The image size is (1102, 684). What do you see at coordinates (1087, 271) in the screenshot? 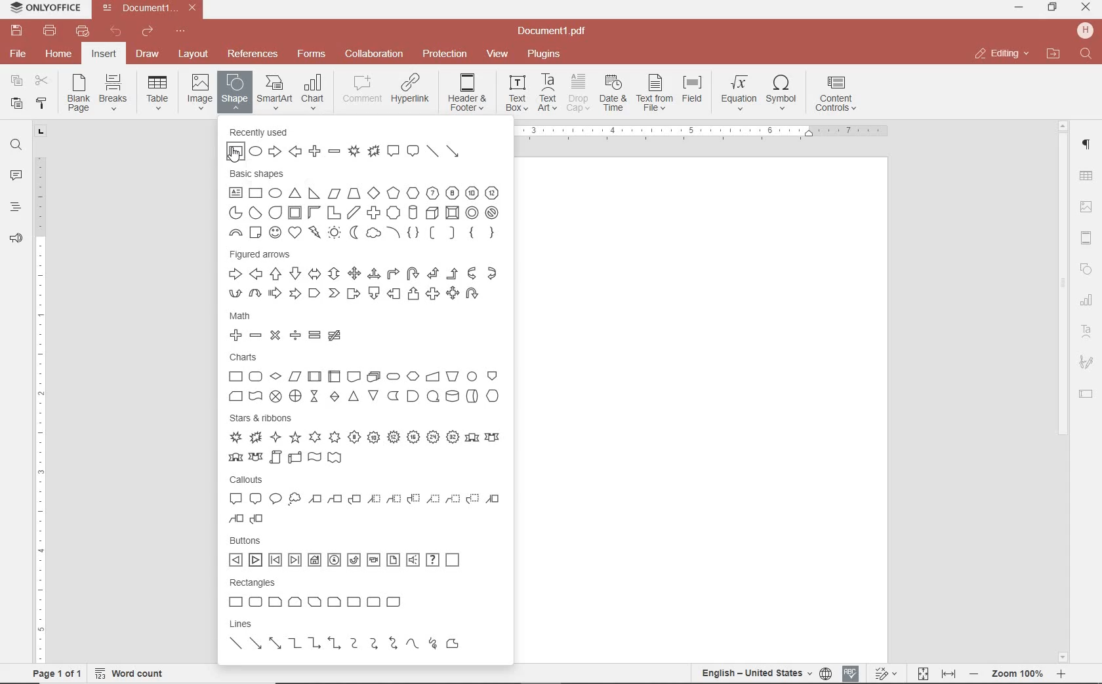
I see `SHAPES` at bounding box center [1087, 271].